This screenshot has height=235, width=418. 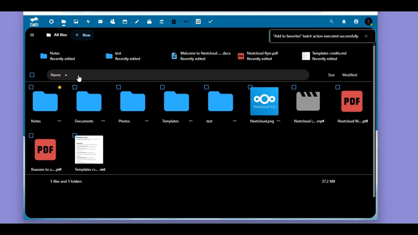 I want to click on Arrange my name, so click(x=63, y=74).